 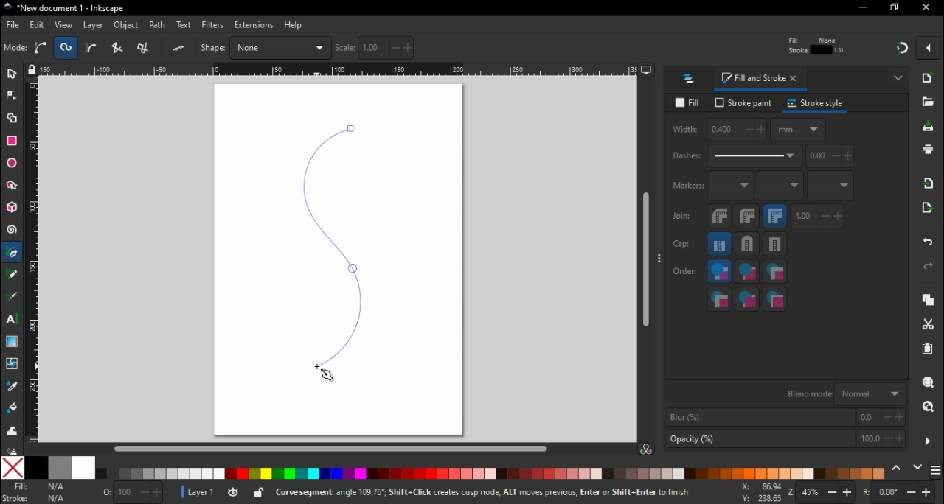 What do you see at coordinates (35, 468) in the screenshot?
I see `black` at bounding box center [35, 468].